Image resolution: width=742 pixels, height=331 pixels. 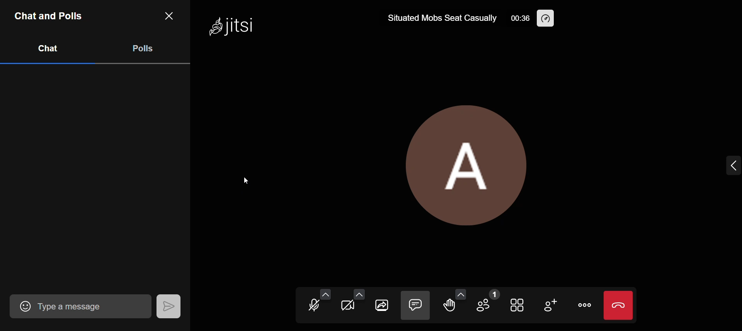 What do you see at coordinates (50, 14) in the screenshot?
I see `Chat and Polls` at bounding box center [50, 14].